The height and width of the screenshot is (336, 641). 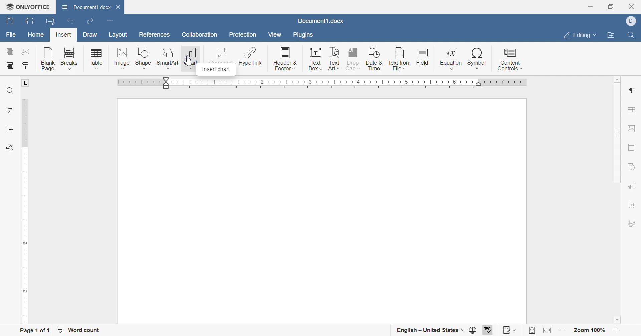 What do you see at coordinates (87, 7) in the screenshot?
I see `Document1.docx` at bounding box center [87, 7].